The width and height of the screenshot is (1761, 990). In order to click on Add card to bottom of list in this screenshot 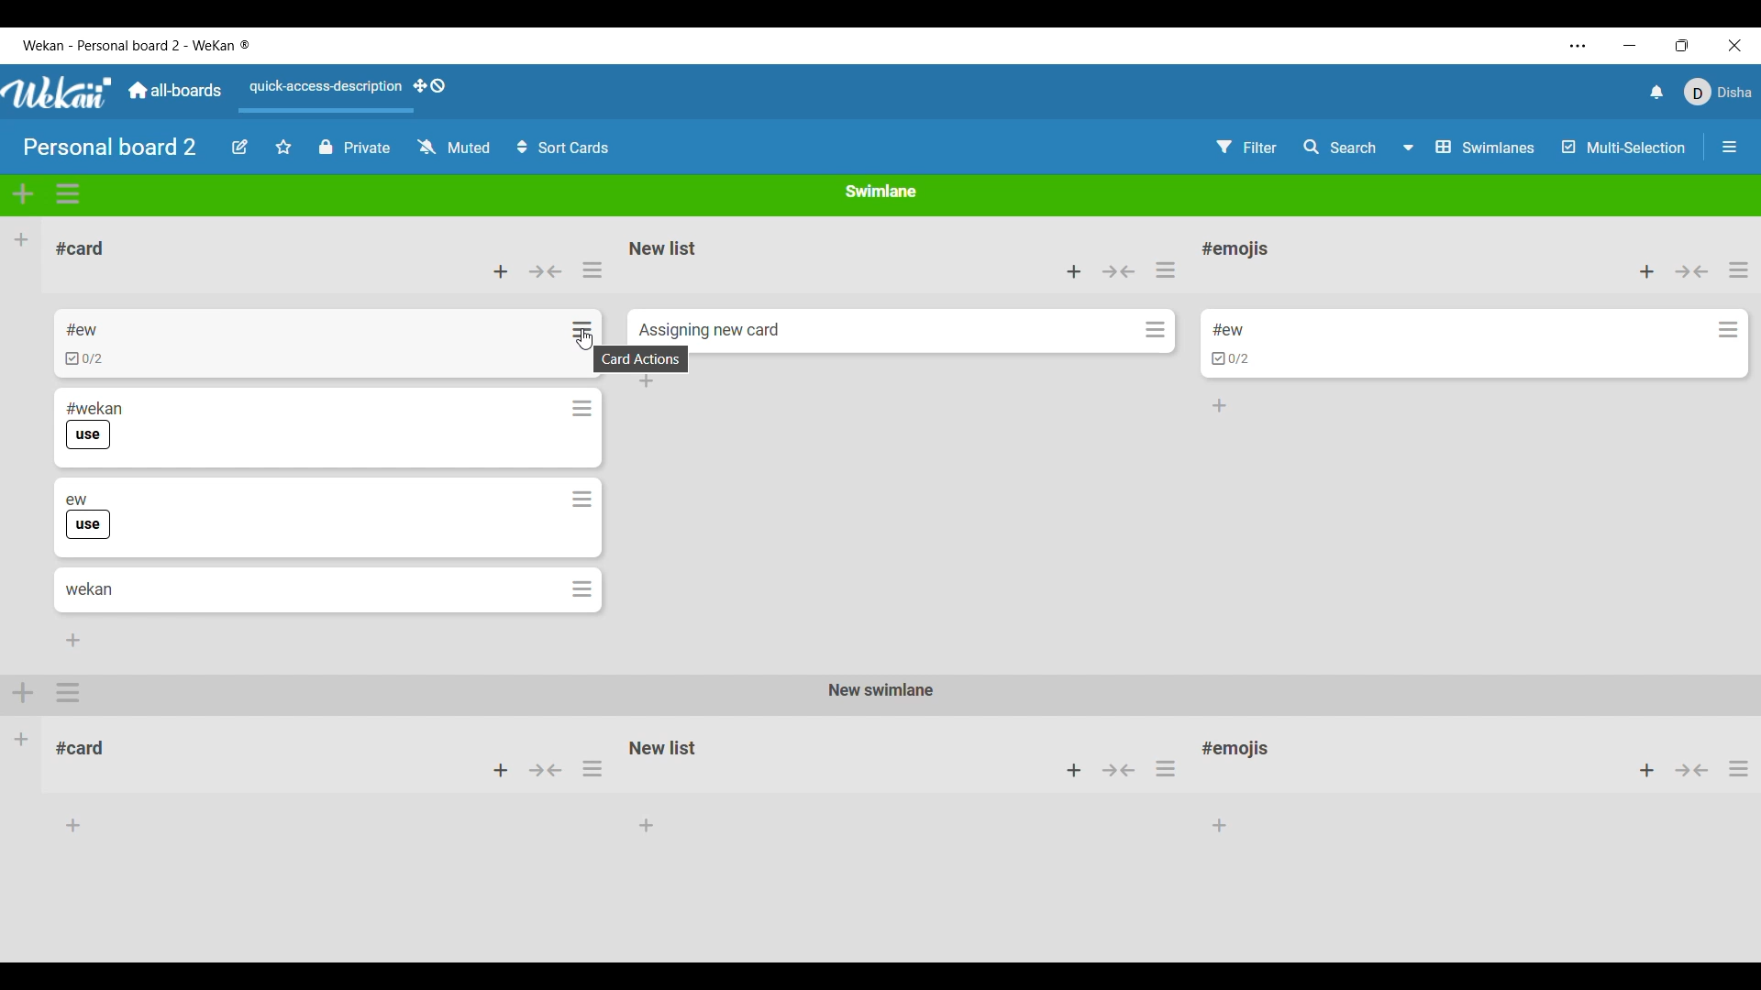, I will do `click(647, 381)`.